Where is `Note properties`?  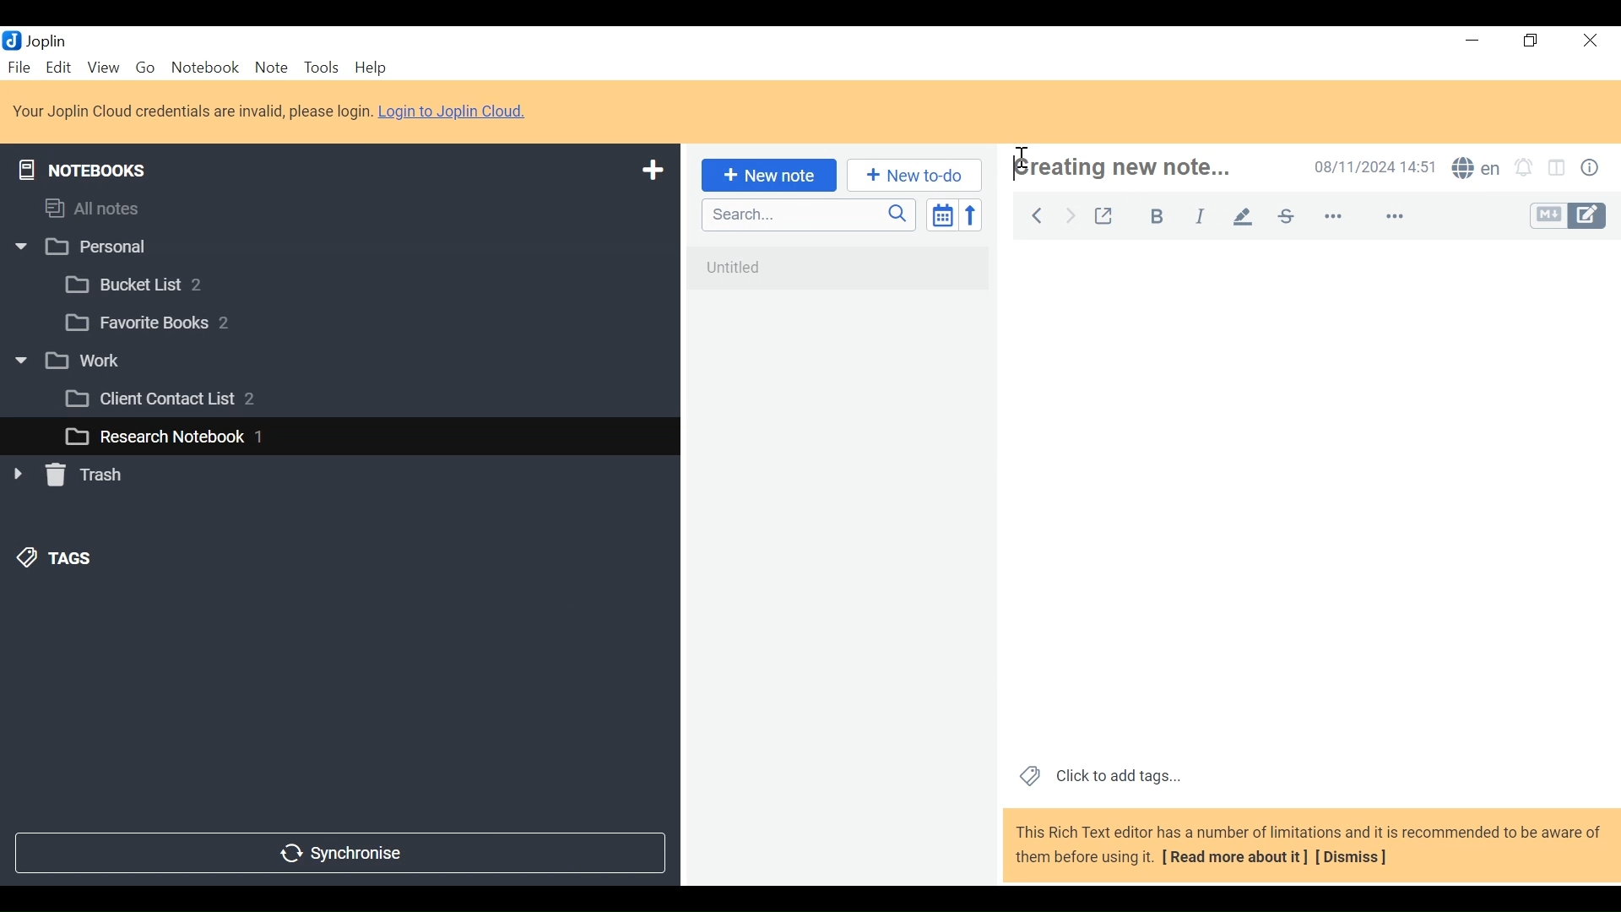
Note properties is located at coordinates (1593, 170).